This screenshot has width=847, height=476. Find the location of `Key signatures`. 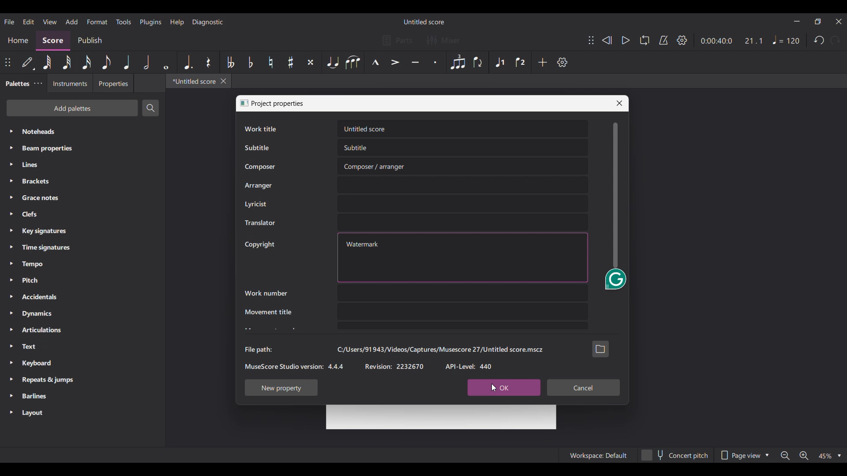

Key signatures is located at coordinates (83, 231).